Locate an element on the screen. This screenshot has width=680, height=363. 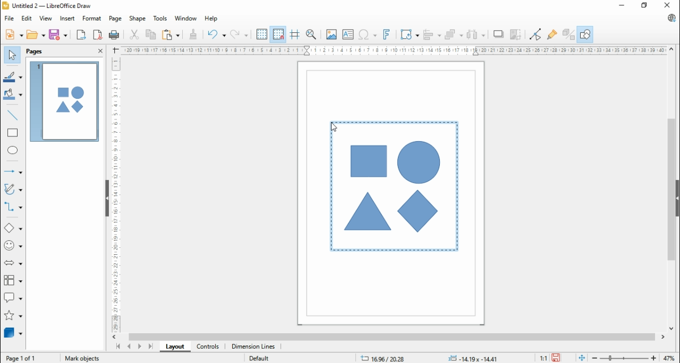
insert special characters is located at coordinates (367, 34).